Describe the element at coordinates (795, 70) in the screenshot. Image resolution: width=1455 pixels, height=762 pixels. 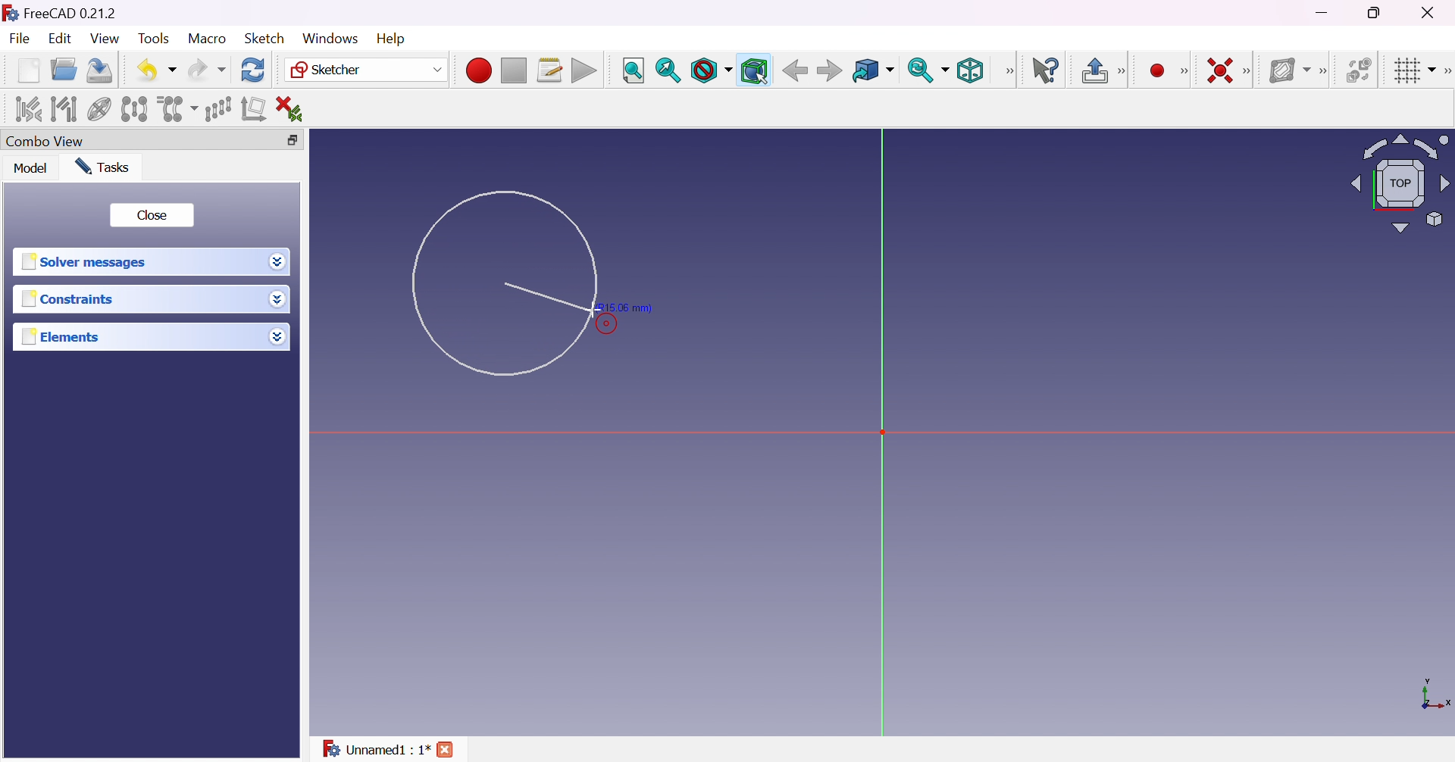
I see `Back` at that location.